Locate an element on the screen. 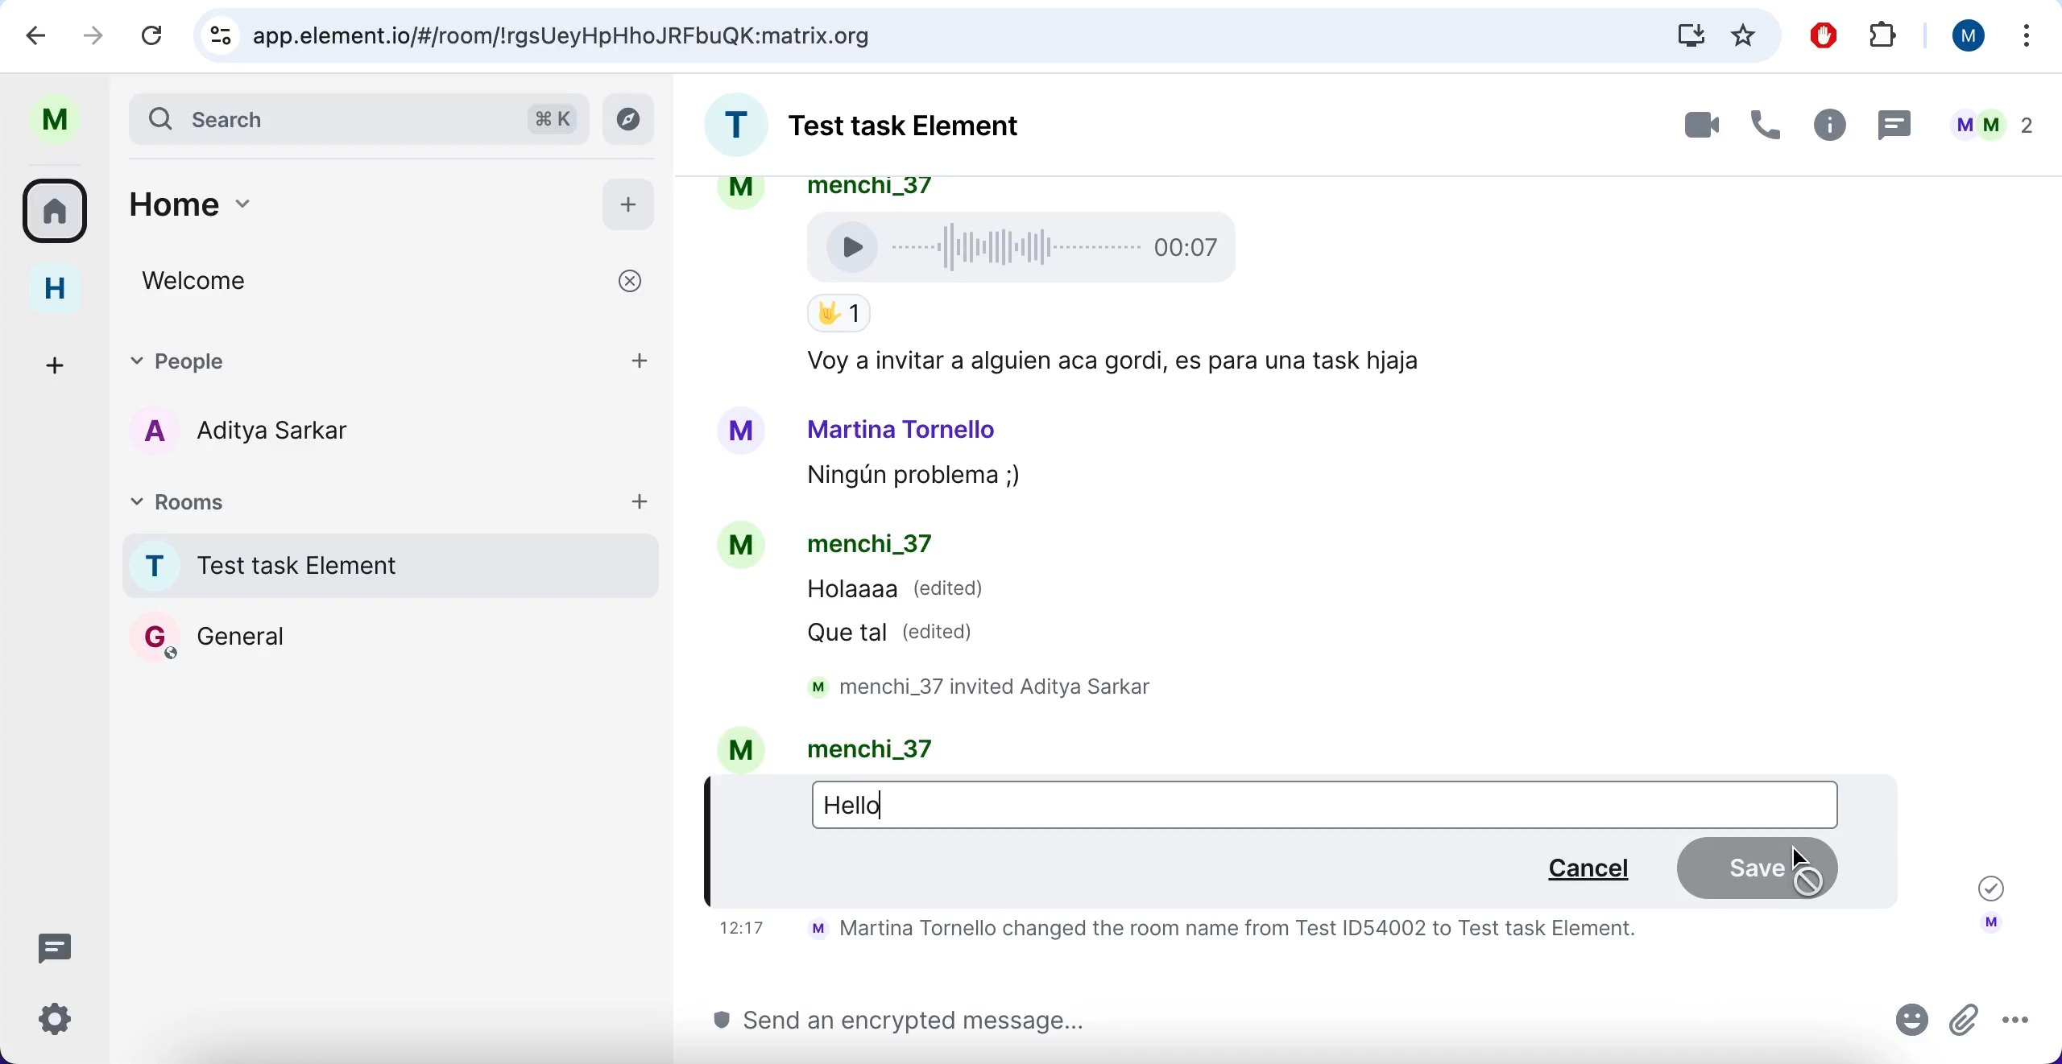 This screenshot has width=2062, height=1064. favorites is located at coordinates (1746, 34).